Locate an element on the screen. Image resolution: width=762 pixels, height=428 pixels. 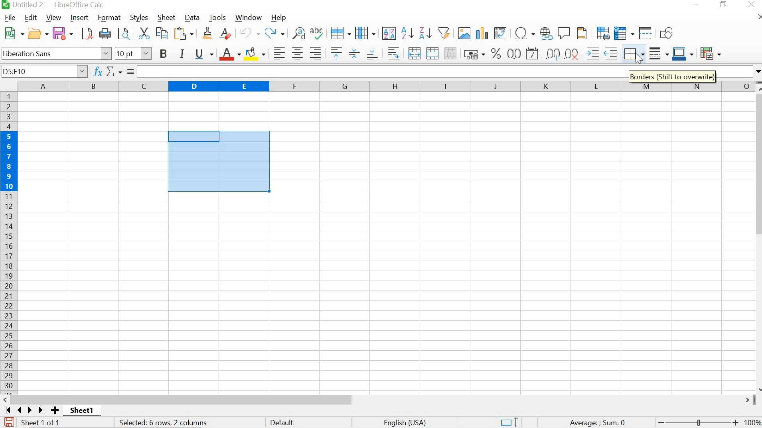
VIEW is located at coordinates (53, 18).